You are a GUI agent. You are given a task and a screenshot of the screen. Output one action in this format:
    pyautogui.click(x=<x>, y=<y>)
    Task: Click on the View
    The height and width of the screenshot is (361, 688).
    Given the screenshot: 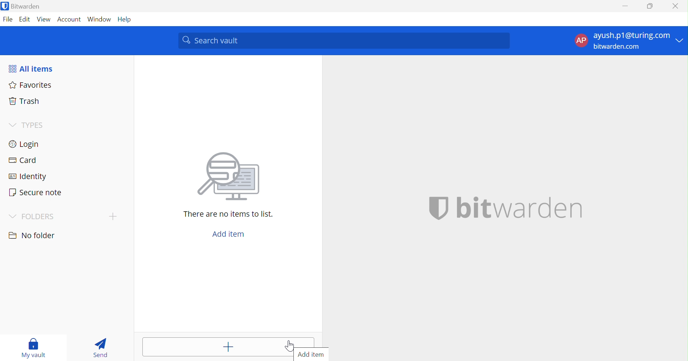 What is the action you would take?
    pyautogui.click(x=43, y=19)
    